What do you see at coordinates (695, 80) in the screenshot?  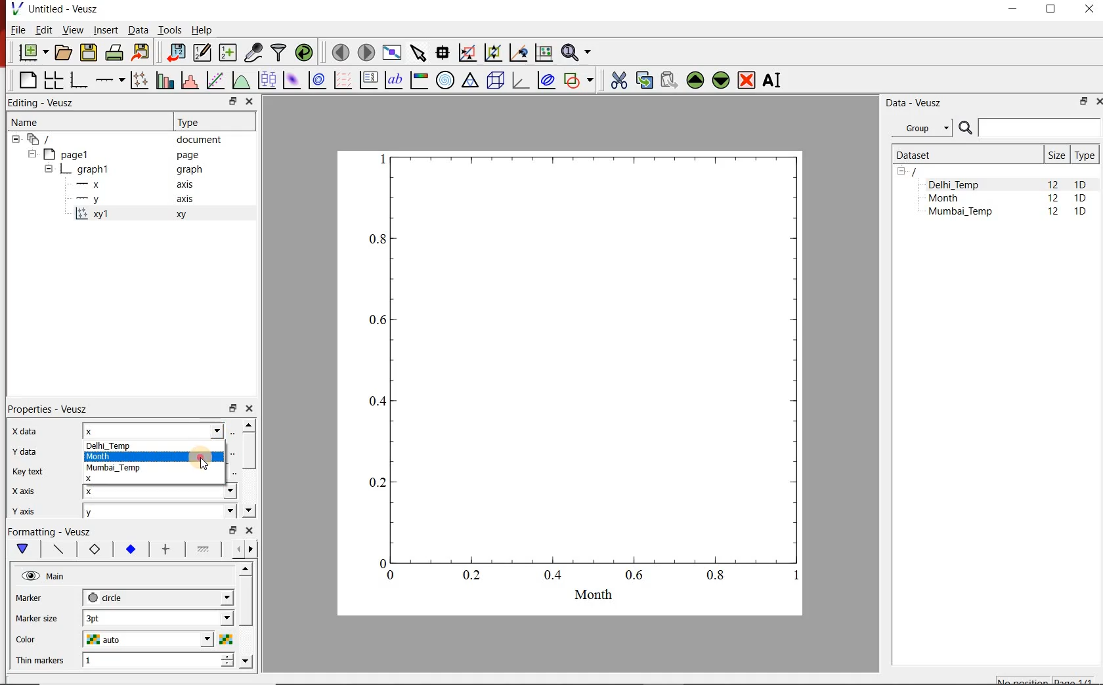 I see `move the selected widget up` at bounding box center [695, 80].